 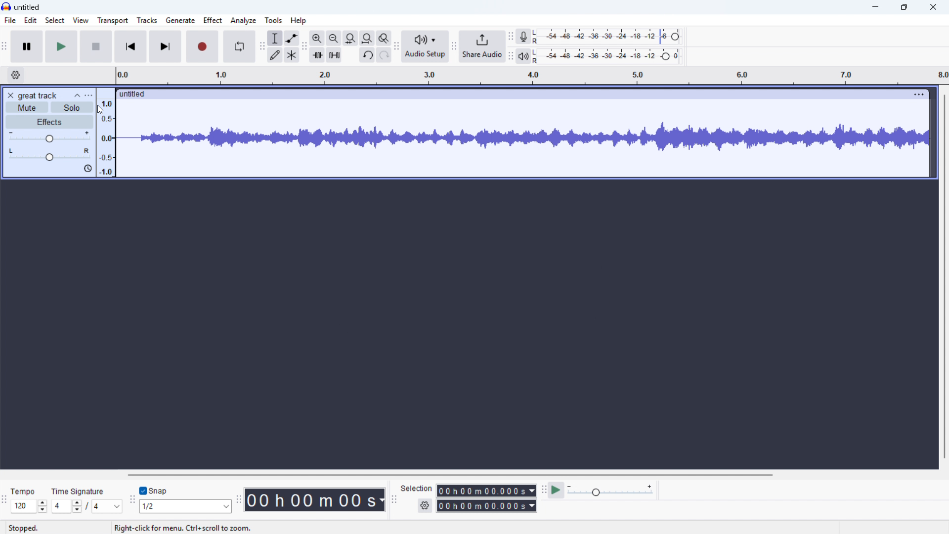 I want to click on Close, so click(x=933, y=8).